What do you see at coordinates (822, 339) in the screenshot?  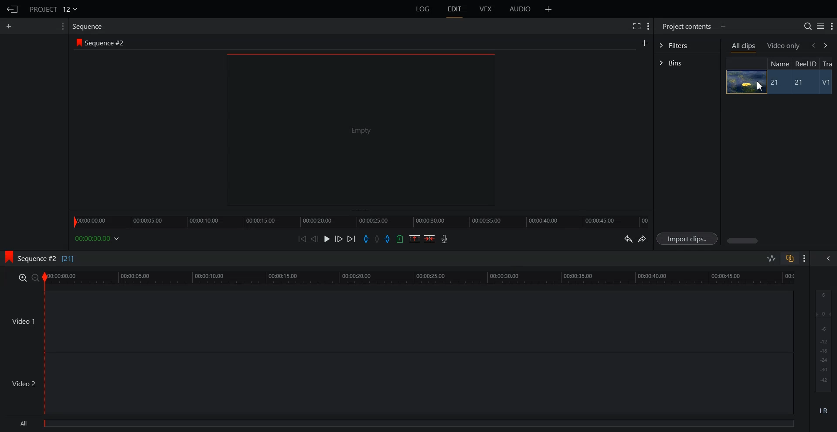 I see `Audio output level` at bounding box center [822, 339].